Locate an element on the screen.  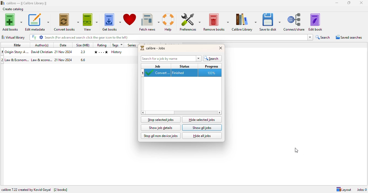
fetch news is located at coordinates (150, 22).